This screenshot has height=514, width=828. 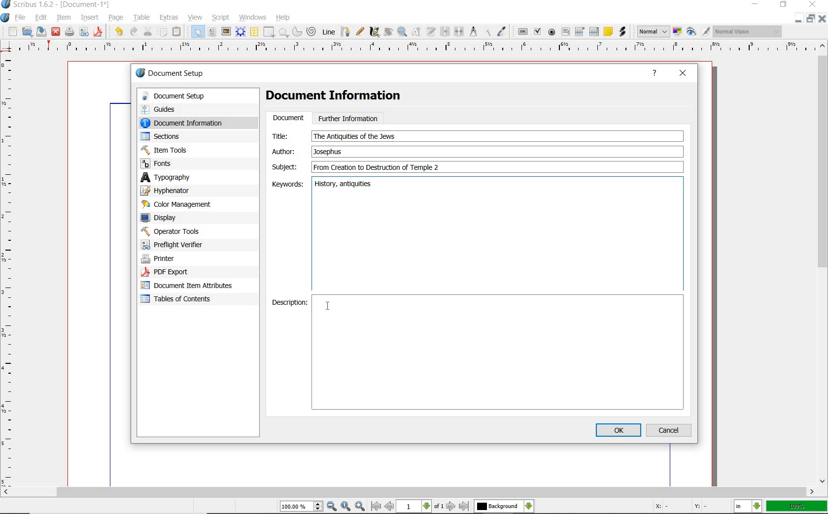 I want to click on typography, so click(x=179, y=177).